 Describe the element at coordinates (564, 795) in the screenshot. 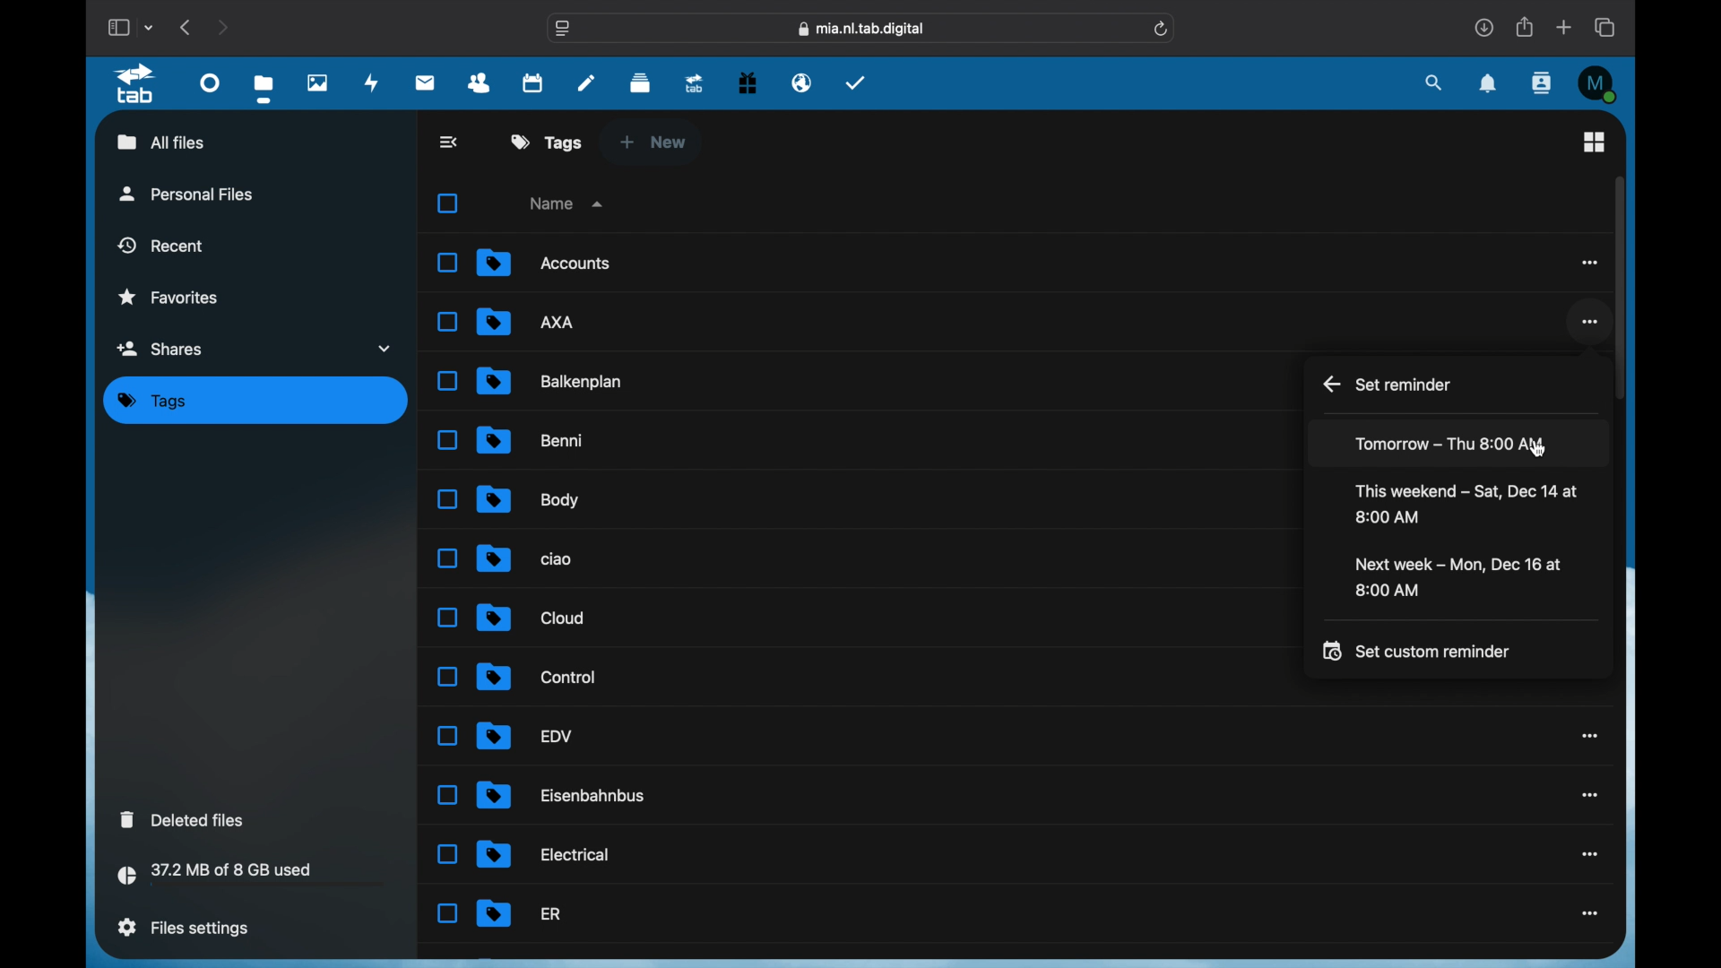

I see `file` at that location.